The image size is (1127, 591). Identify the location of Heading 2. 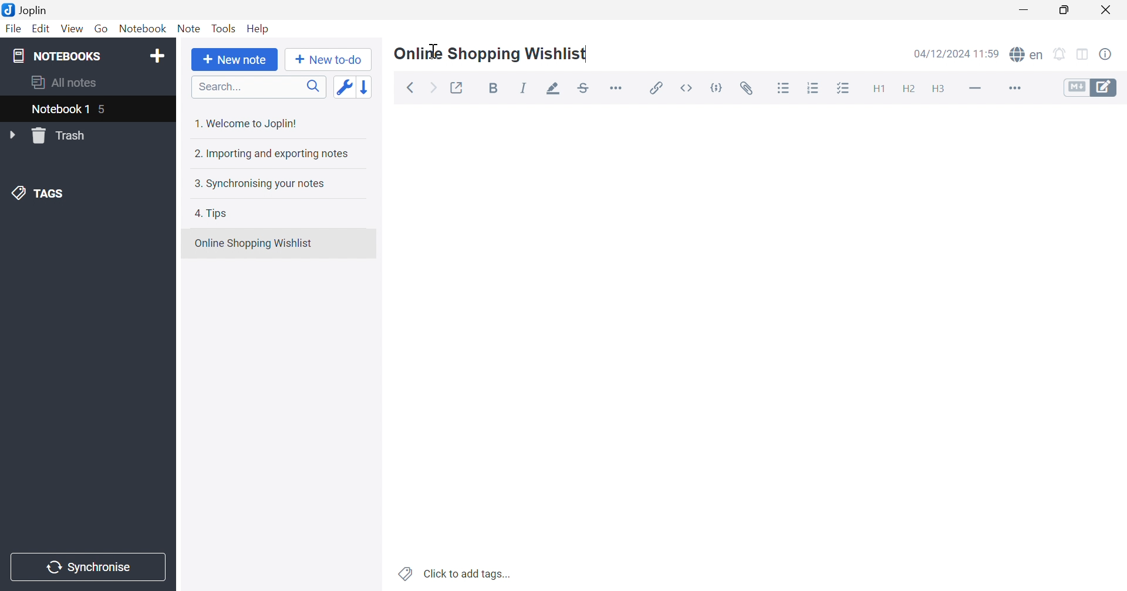
(910, 90).